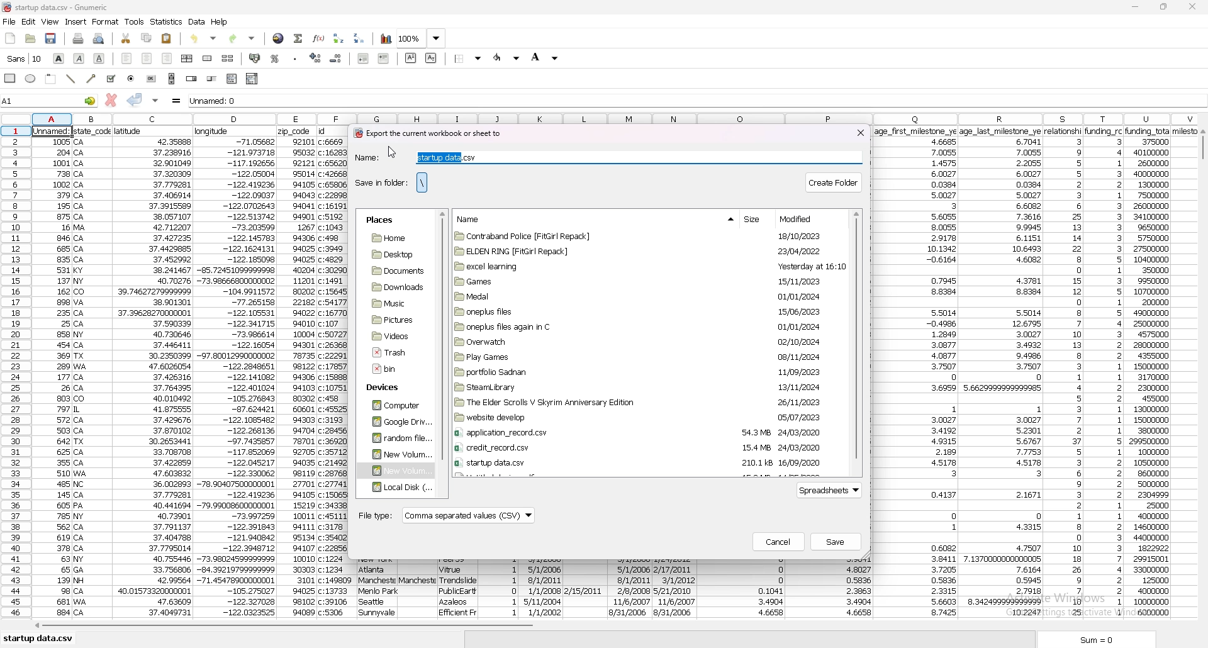 This screenshot has width=1208, height=648. Describe the element at coordinates (298, 38) in the screenshot. I see `summation` at that location.